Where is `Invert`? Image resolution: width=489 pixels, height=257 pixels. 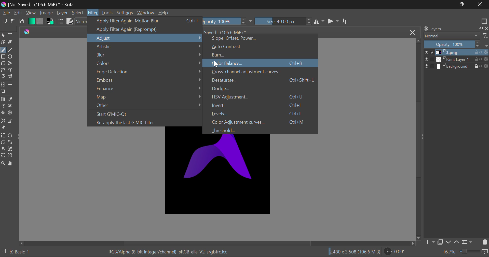
Invert is located at coordinates (263, 105).